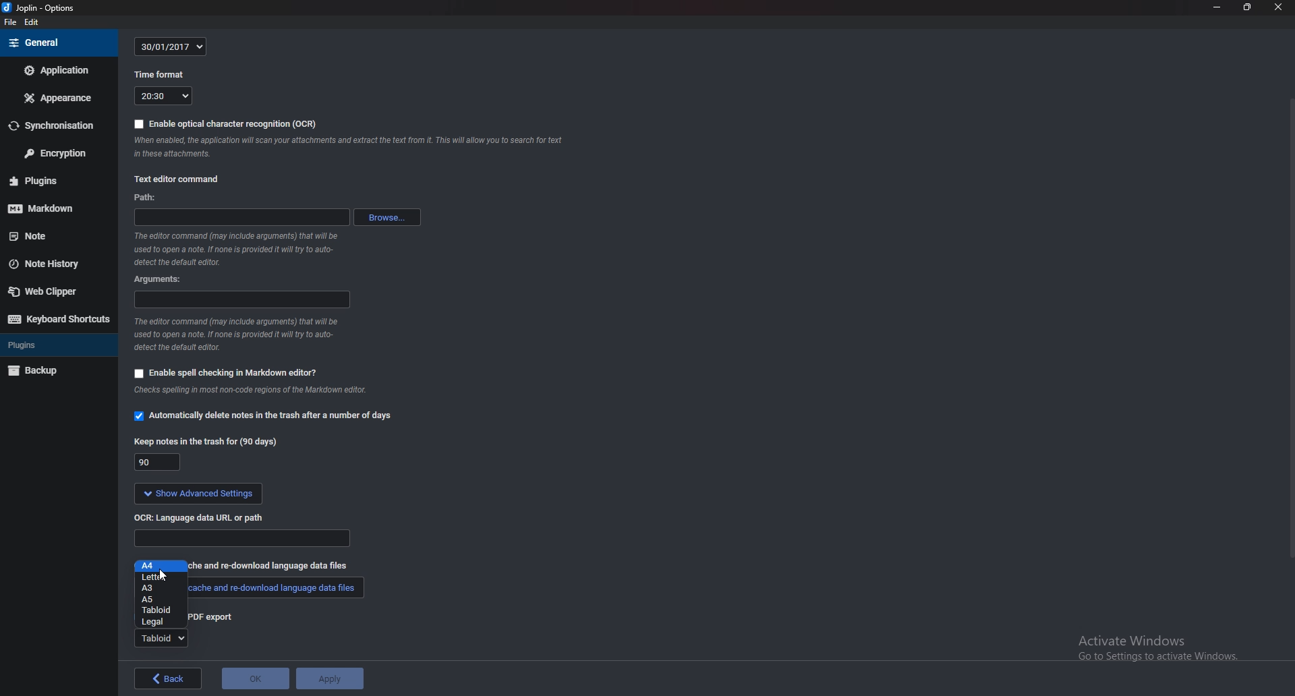  Describe the element at coordinates (385, 217) in the screenshot. I see `browse` at that location.